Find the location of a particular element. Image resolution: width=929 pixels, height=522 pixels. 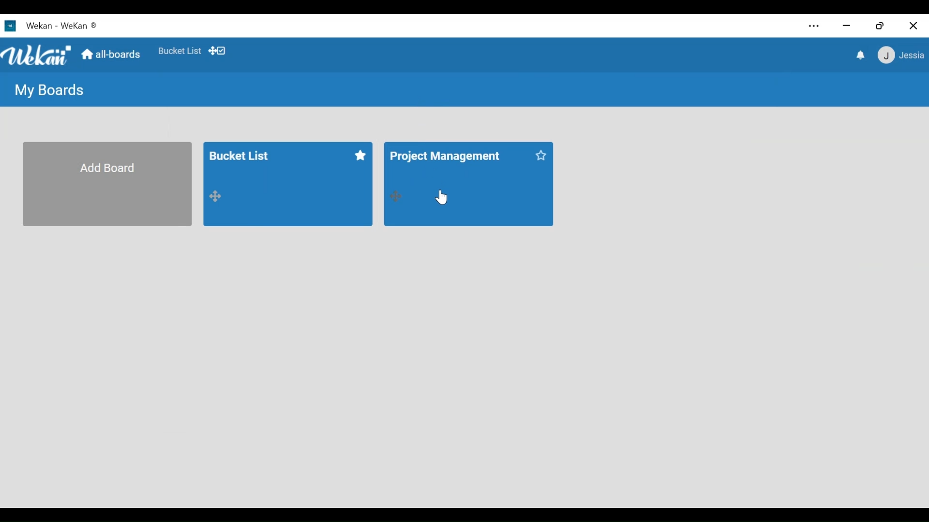

minimize is located at coordinates (847, 26).